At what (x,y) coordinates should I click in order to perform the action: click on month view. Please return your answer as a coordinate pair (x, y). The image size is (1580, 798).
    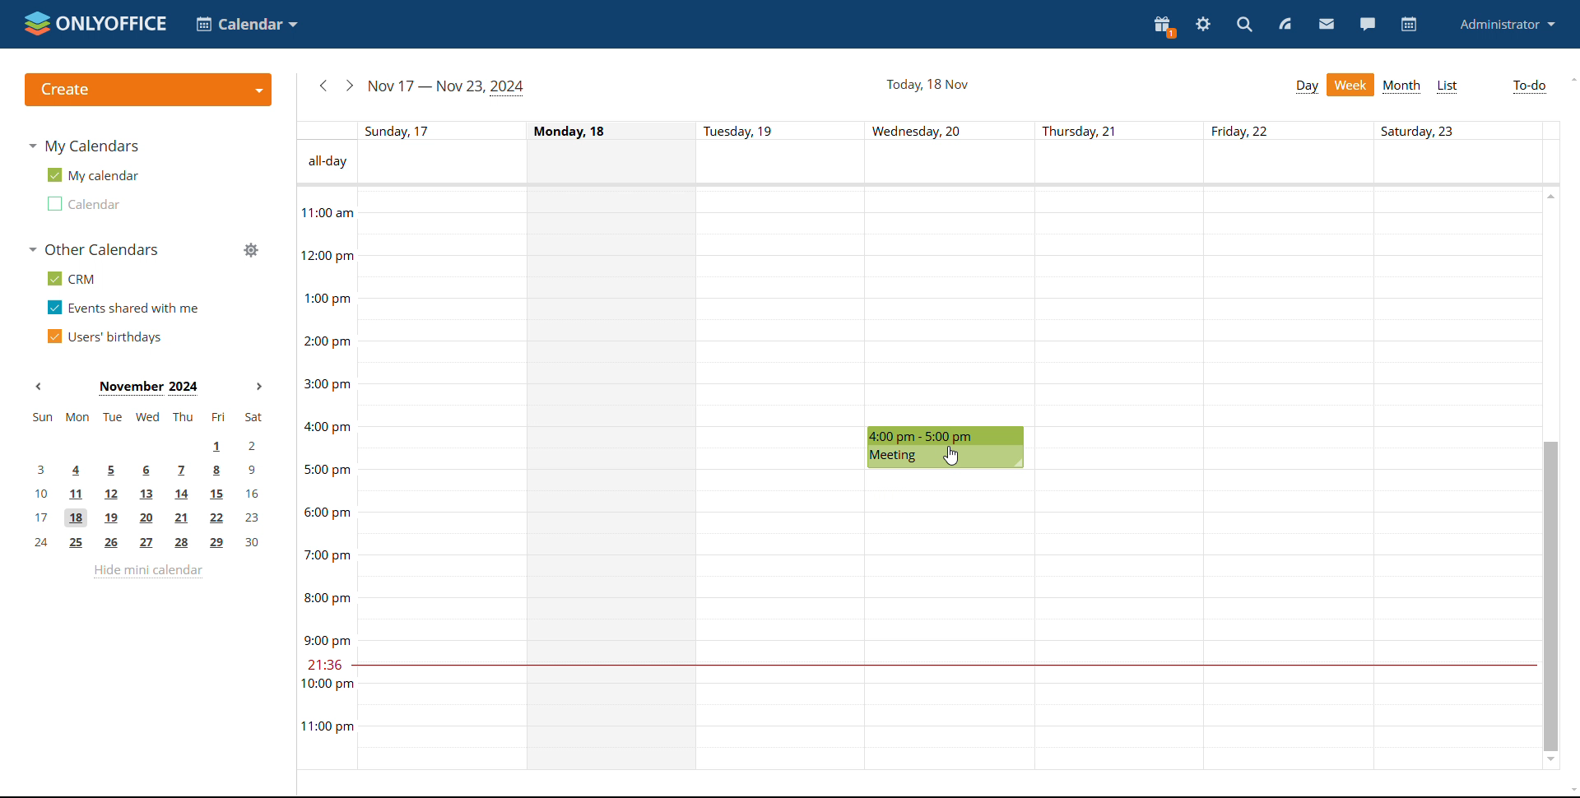
    Looking at the image, I should click on (1401, 86).